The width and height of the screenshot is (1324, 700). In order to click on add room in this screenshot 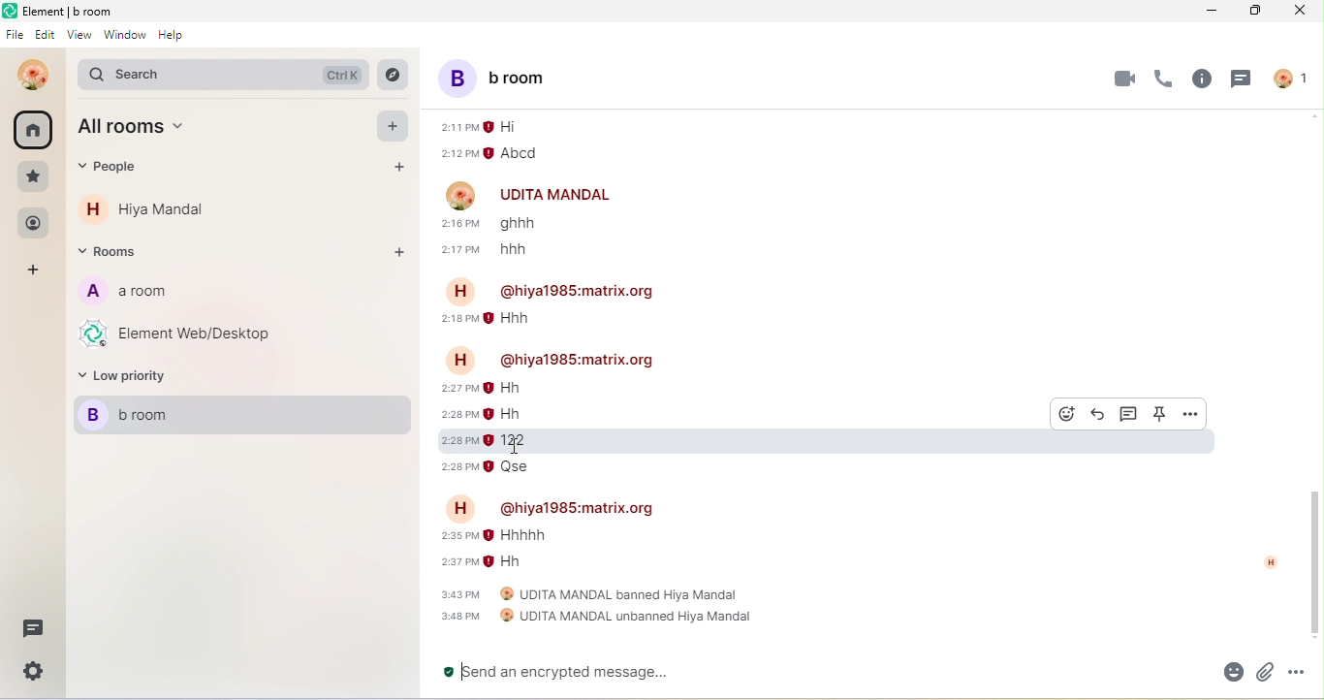, I will do `click(400, 254)`.